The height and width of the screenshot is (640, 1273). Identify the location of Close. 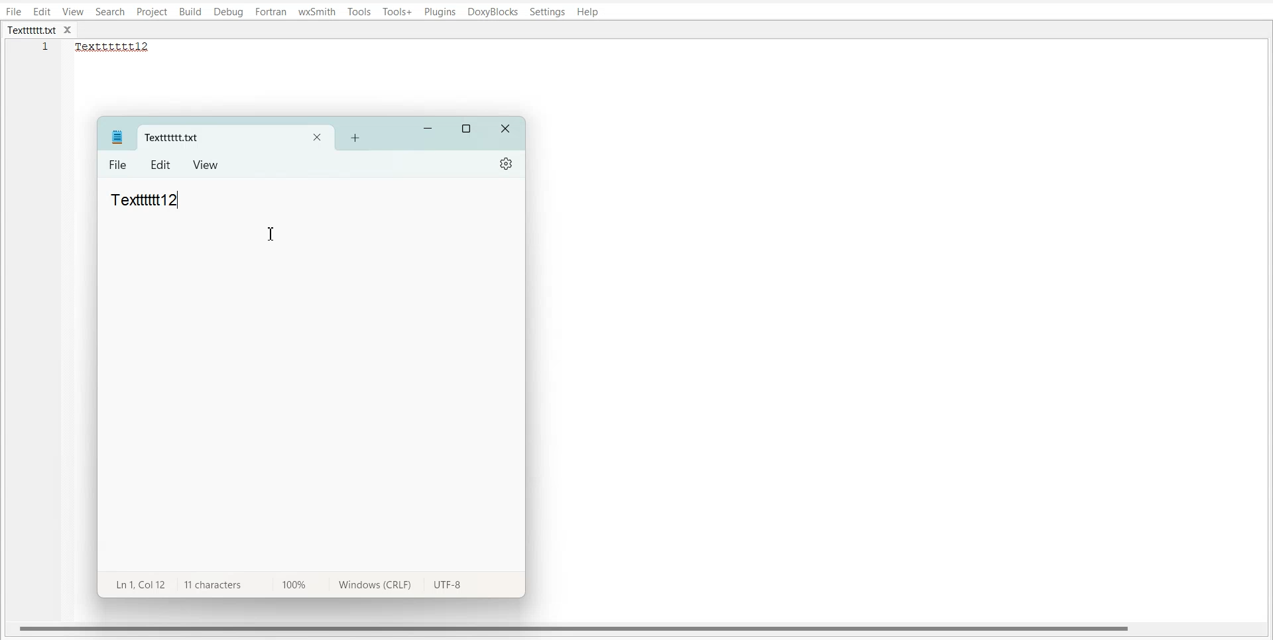
(317, 138).